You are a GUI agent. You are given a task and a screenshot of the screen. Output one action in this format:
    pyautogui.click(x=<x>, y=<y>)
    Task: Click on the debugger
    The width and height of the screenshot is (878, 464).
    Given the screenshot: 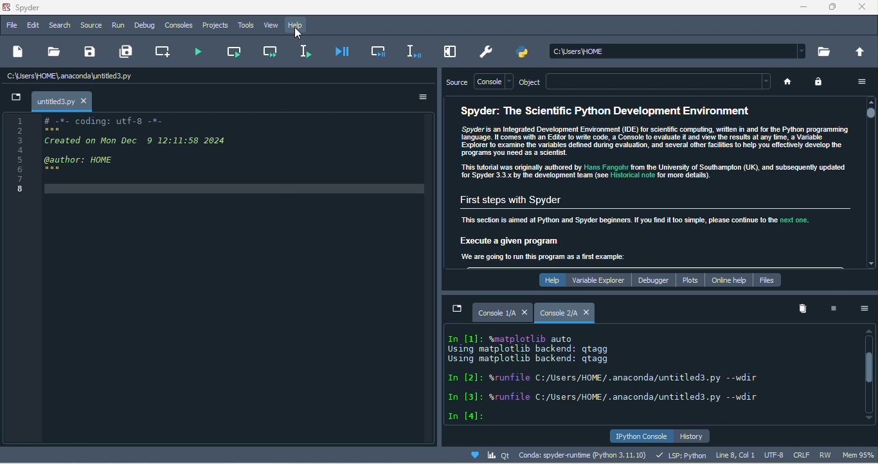 What is the action you would take?
    pyautogui.click(x=655, y=280)
    